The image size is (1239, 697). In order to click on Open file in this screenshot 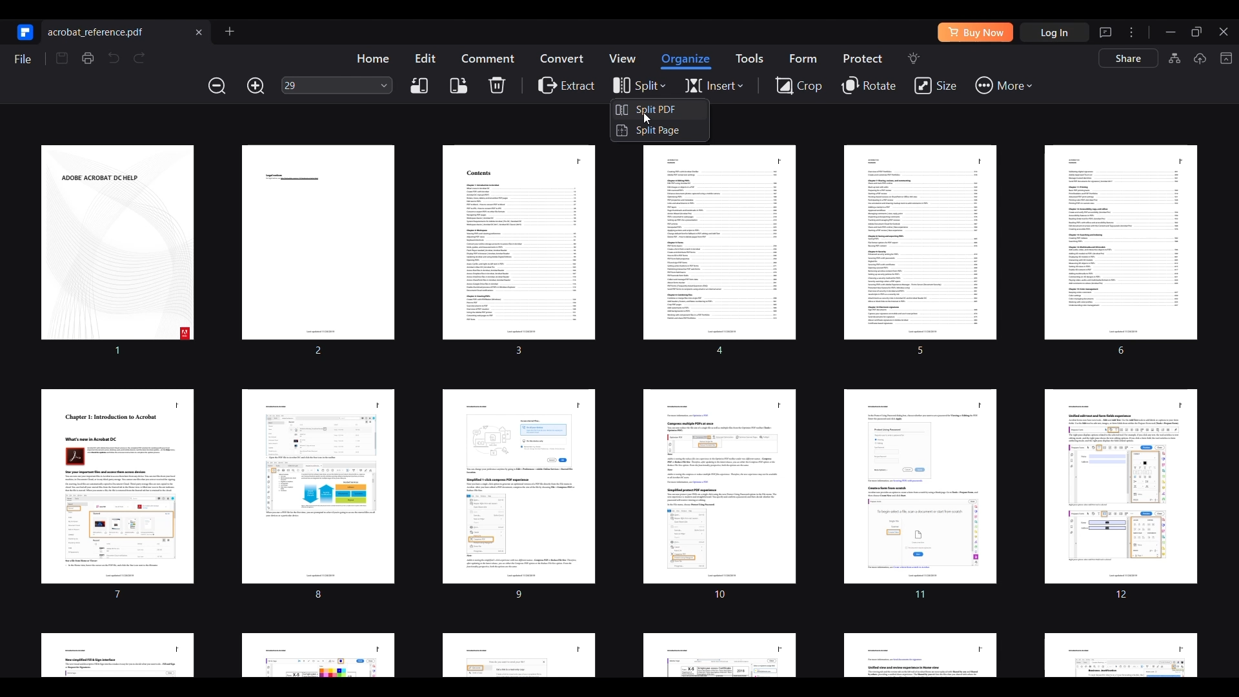, I will do `click(229, 31)`.